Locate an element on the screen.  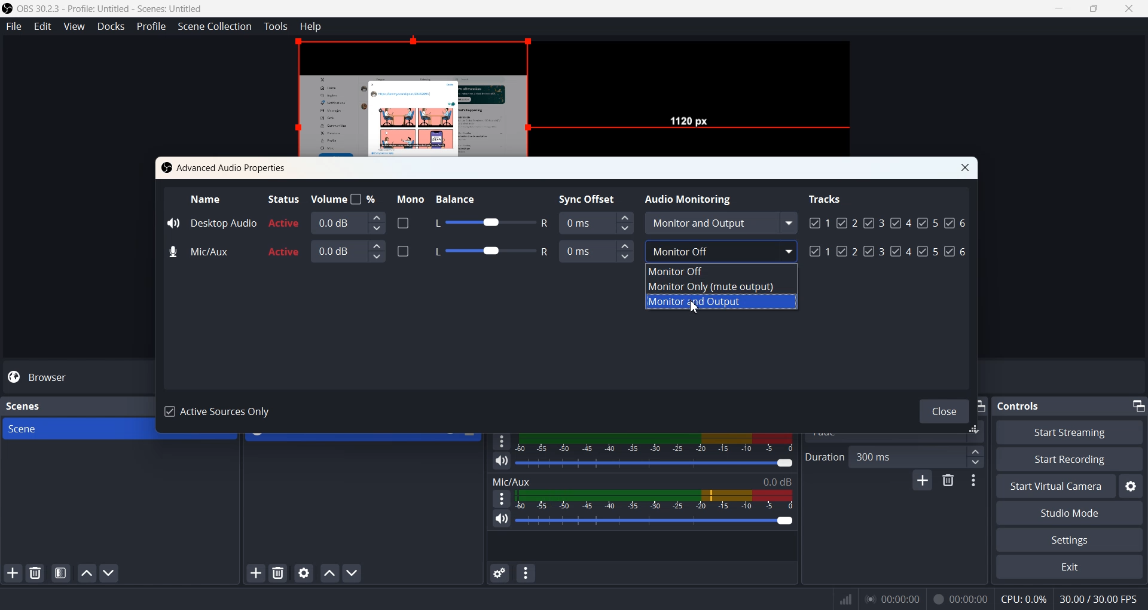
Duration is located at coordinates (824, 456).